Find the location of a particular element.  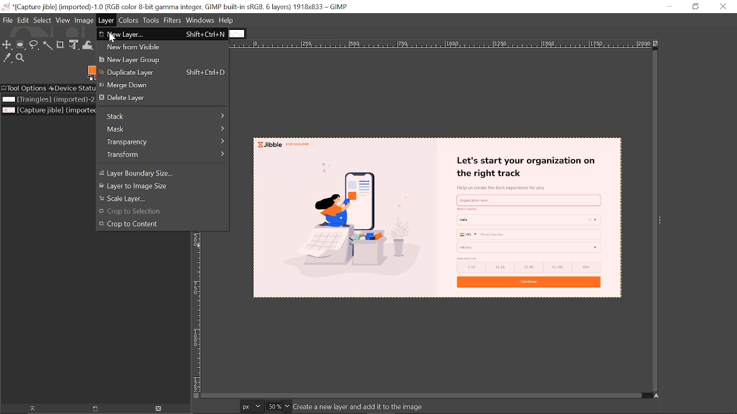

Device status is located at coordinates (73, 89).